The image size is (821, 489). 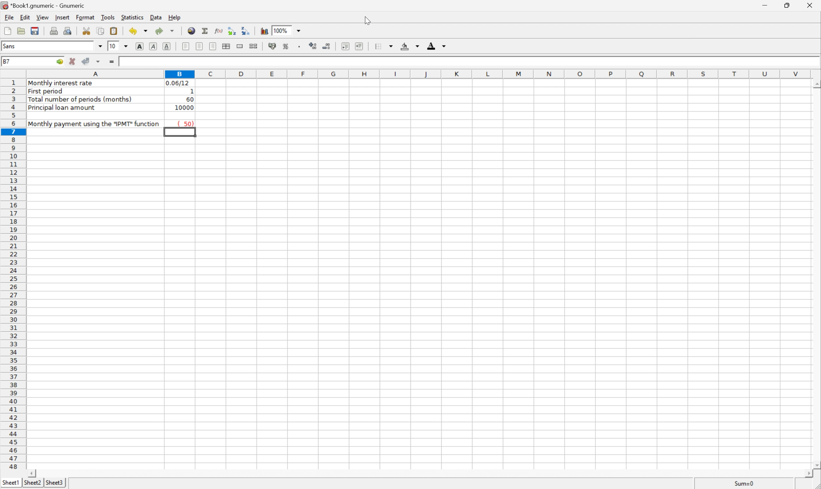 I want to click on Scroll Left, so click(x=33, y=473).